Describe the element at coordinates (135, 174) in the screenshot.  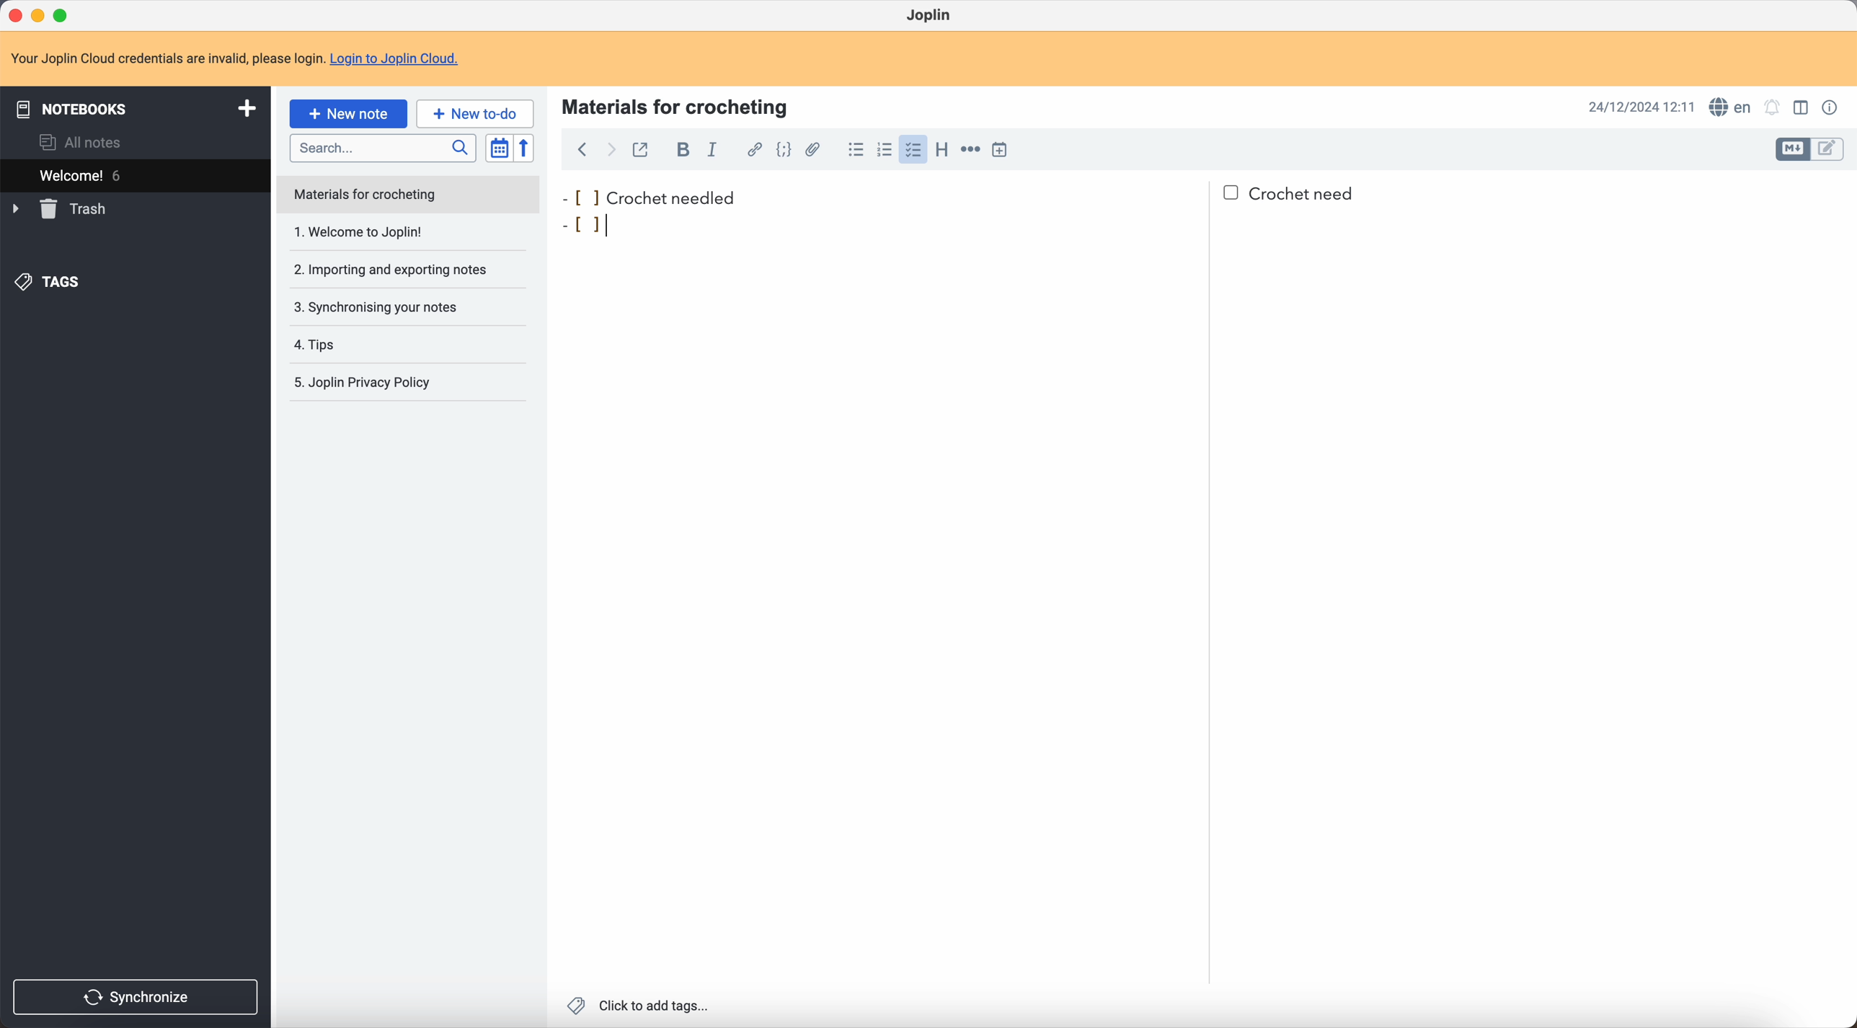
I see `welcome` at that location.